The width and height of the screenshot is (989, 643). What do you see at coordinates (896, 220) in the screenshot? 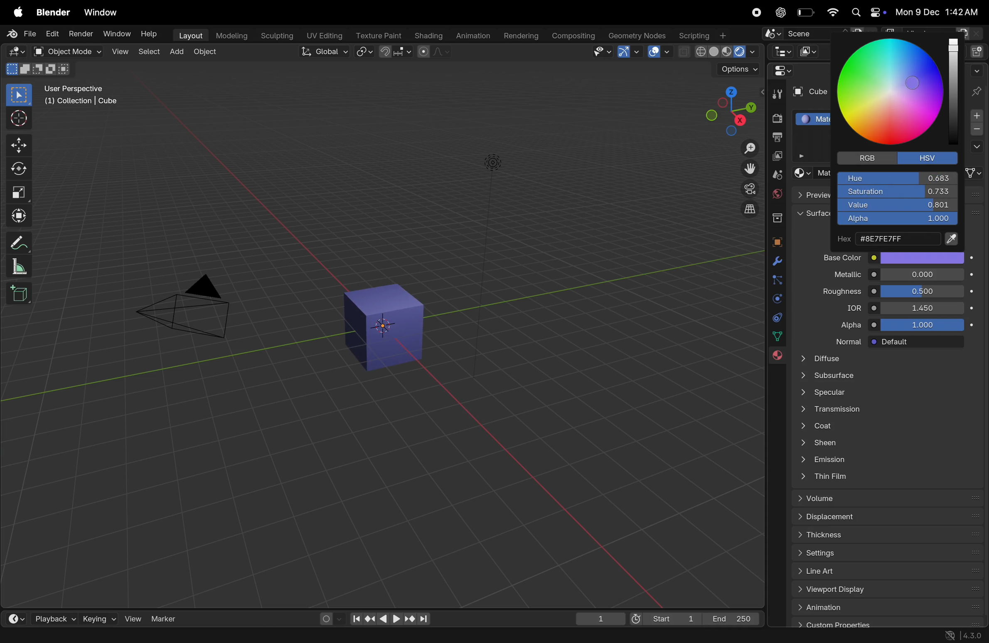
I see `Alpha` at bounding box center [896, 220].